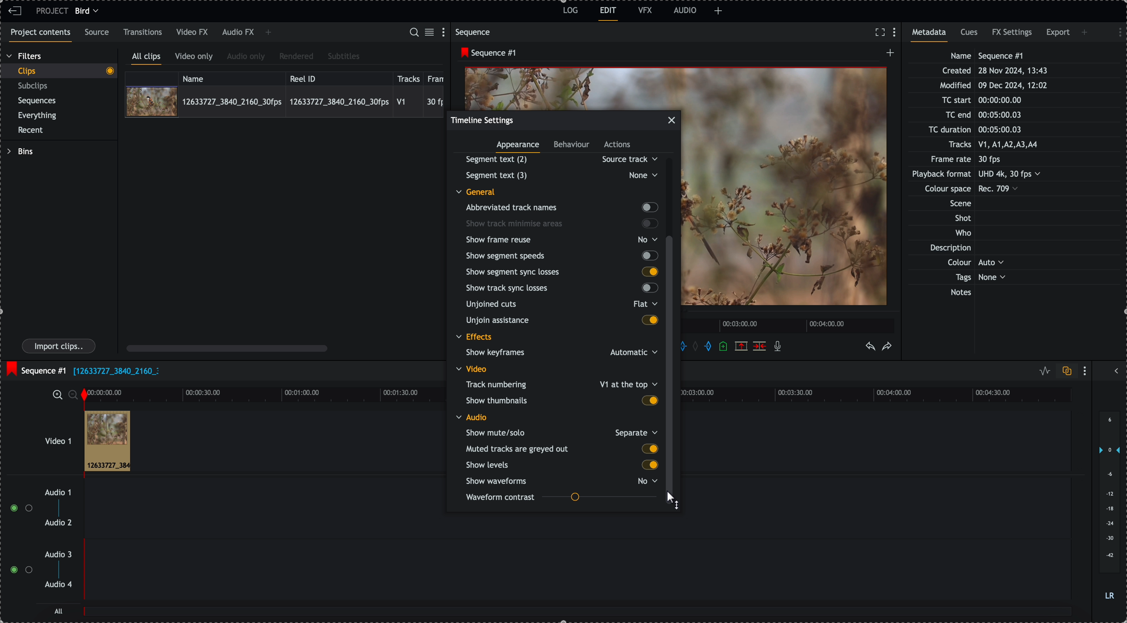 This screenshot has height=623, width=1127. I want to click on sequences, so click(37, 102).